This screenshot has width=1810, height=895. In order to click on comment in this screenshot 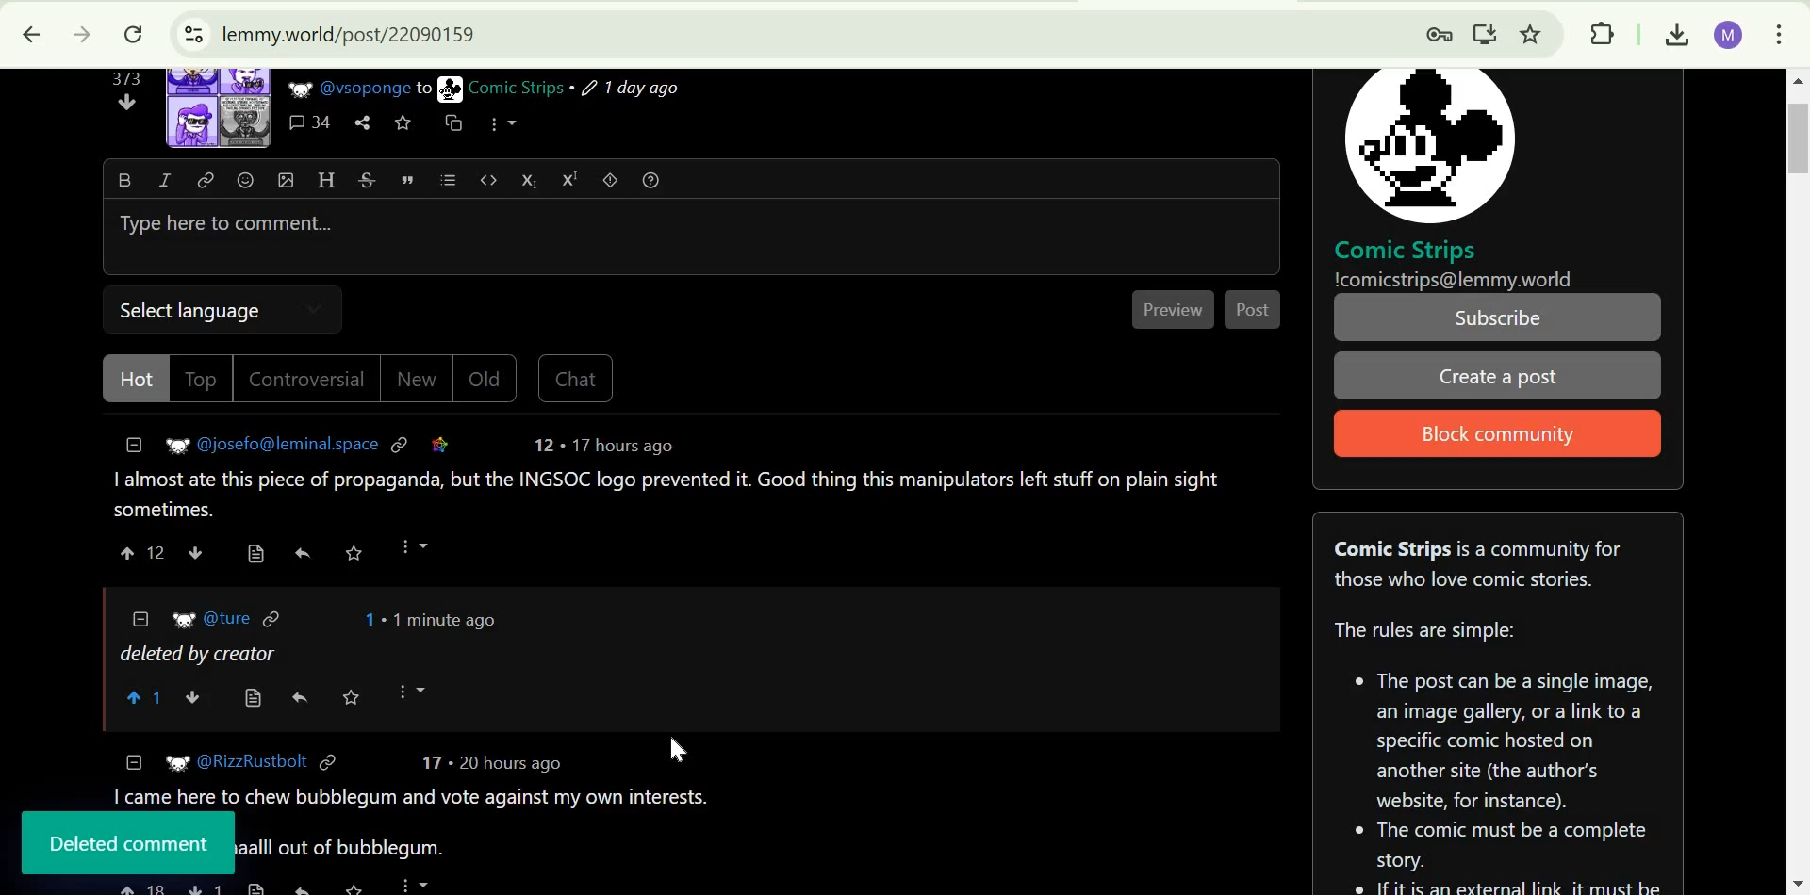, I will do `click(417, 796)`.